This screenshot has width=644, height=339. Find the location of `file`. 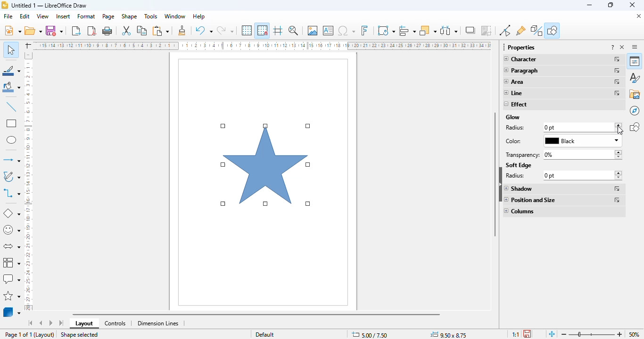

file is located at coordinates (8, 16).